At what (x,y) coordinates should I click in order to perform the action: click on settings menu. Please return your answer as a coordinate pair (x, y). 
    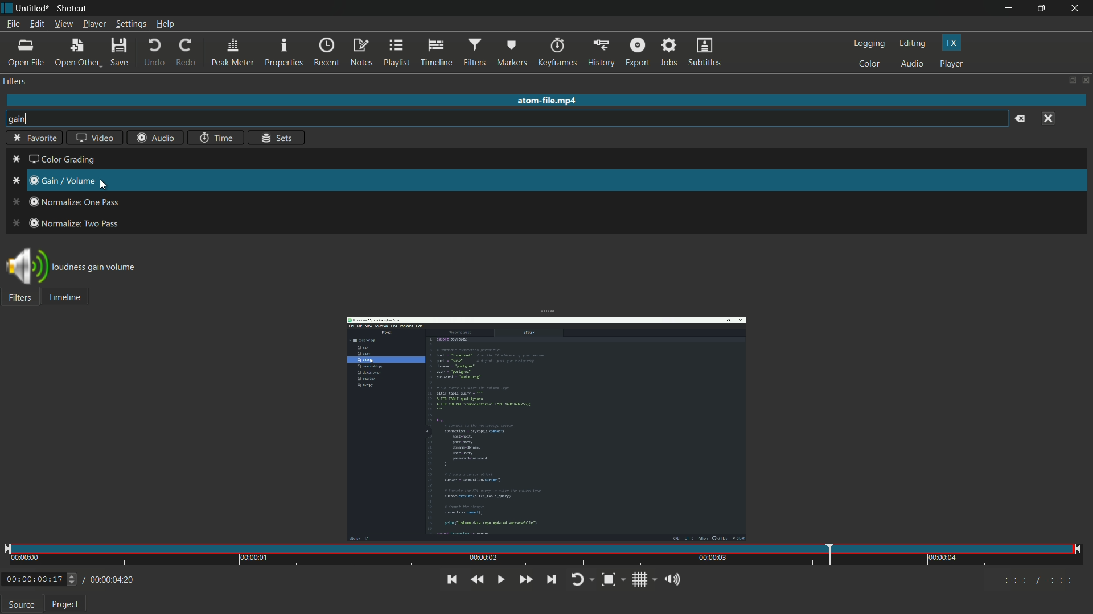
    Looking at the image, I should click on (131, 24).